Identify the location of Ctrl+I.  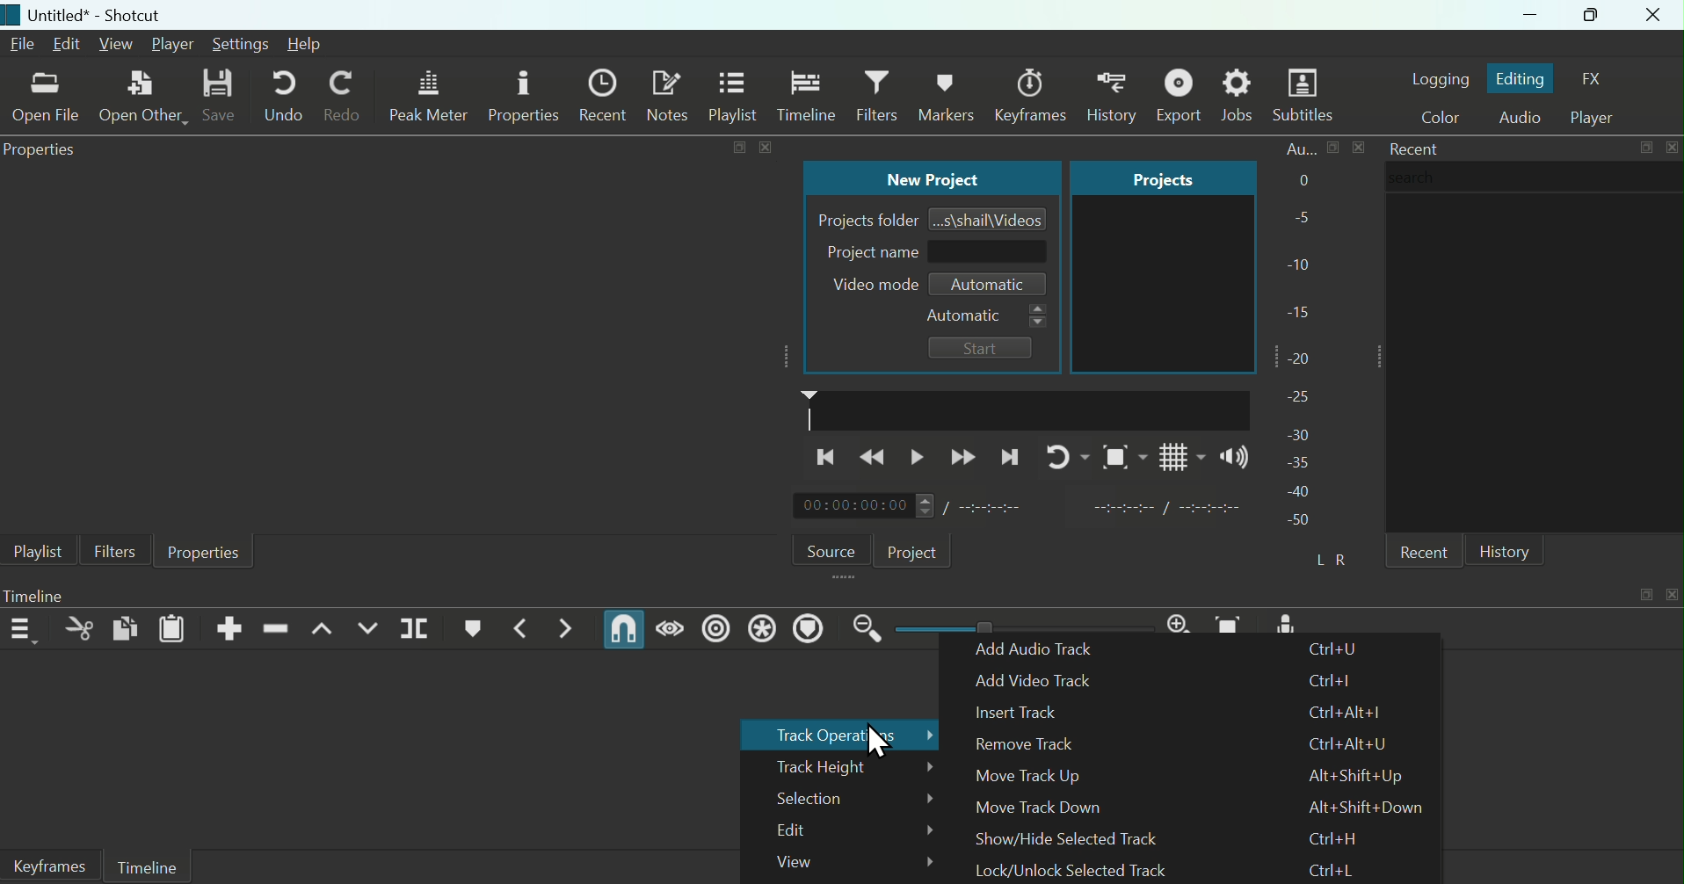
(1338, 681).